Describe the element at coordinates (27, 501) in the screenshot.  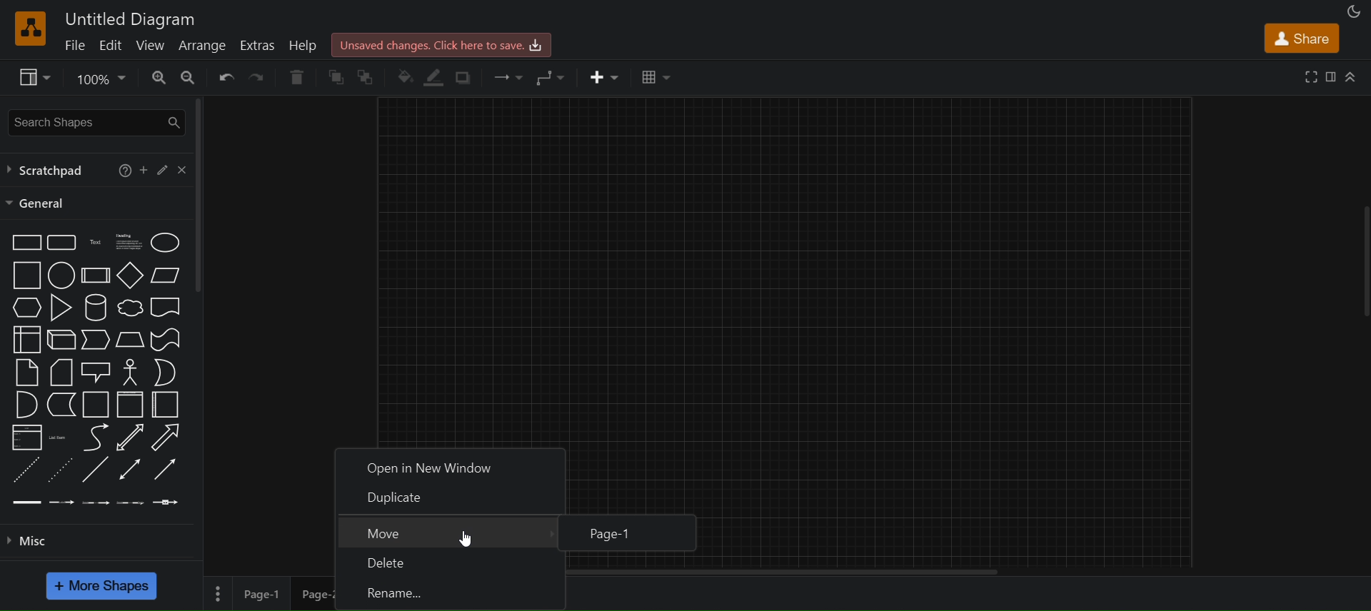
I see `link` at that location.